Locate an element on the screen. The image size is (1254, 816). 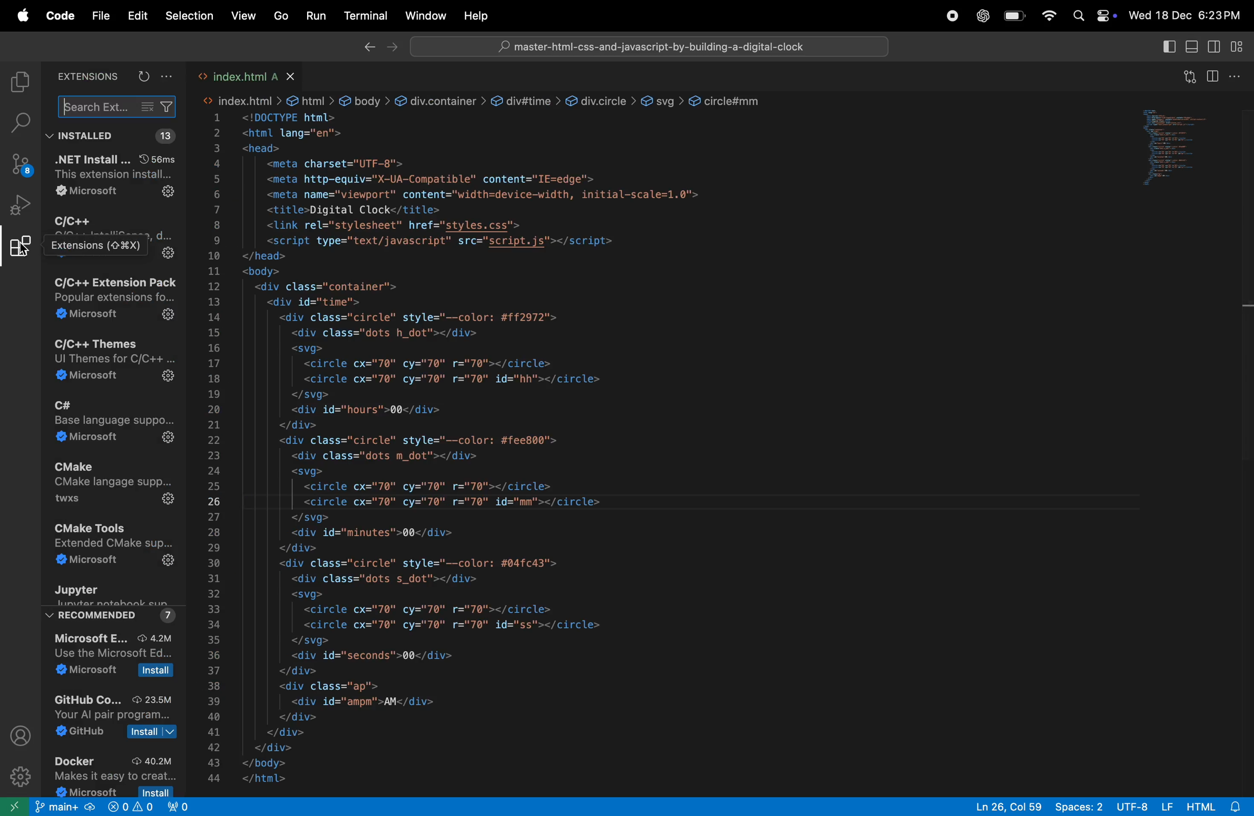
Github clone is located at coordinates (118, 716).